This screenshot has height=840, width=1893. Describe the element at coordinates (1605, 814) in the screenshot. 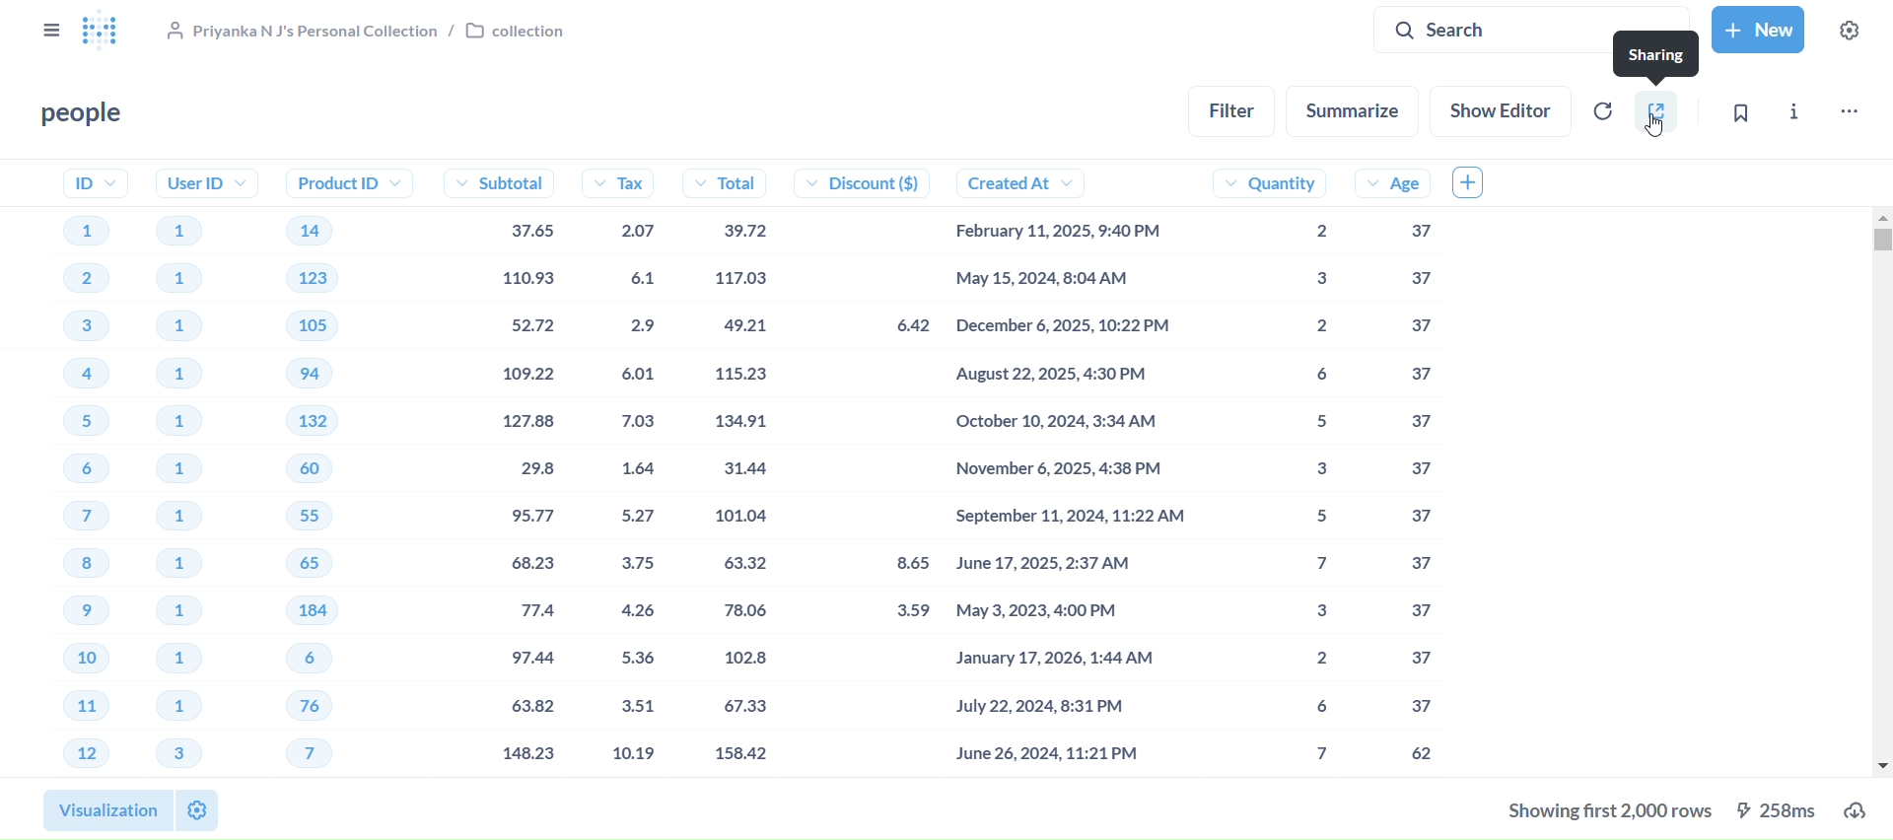

I see `showing first 2000 rows` at that location.